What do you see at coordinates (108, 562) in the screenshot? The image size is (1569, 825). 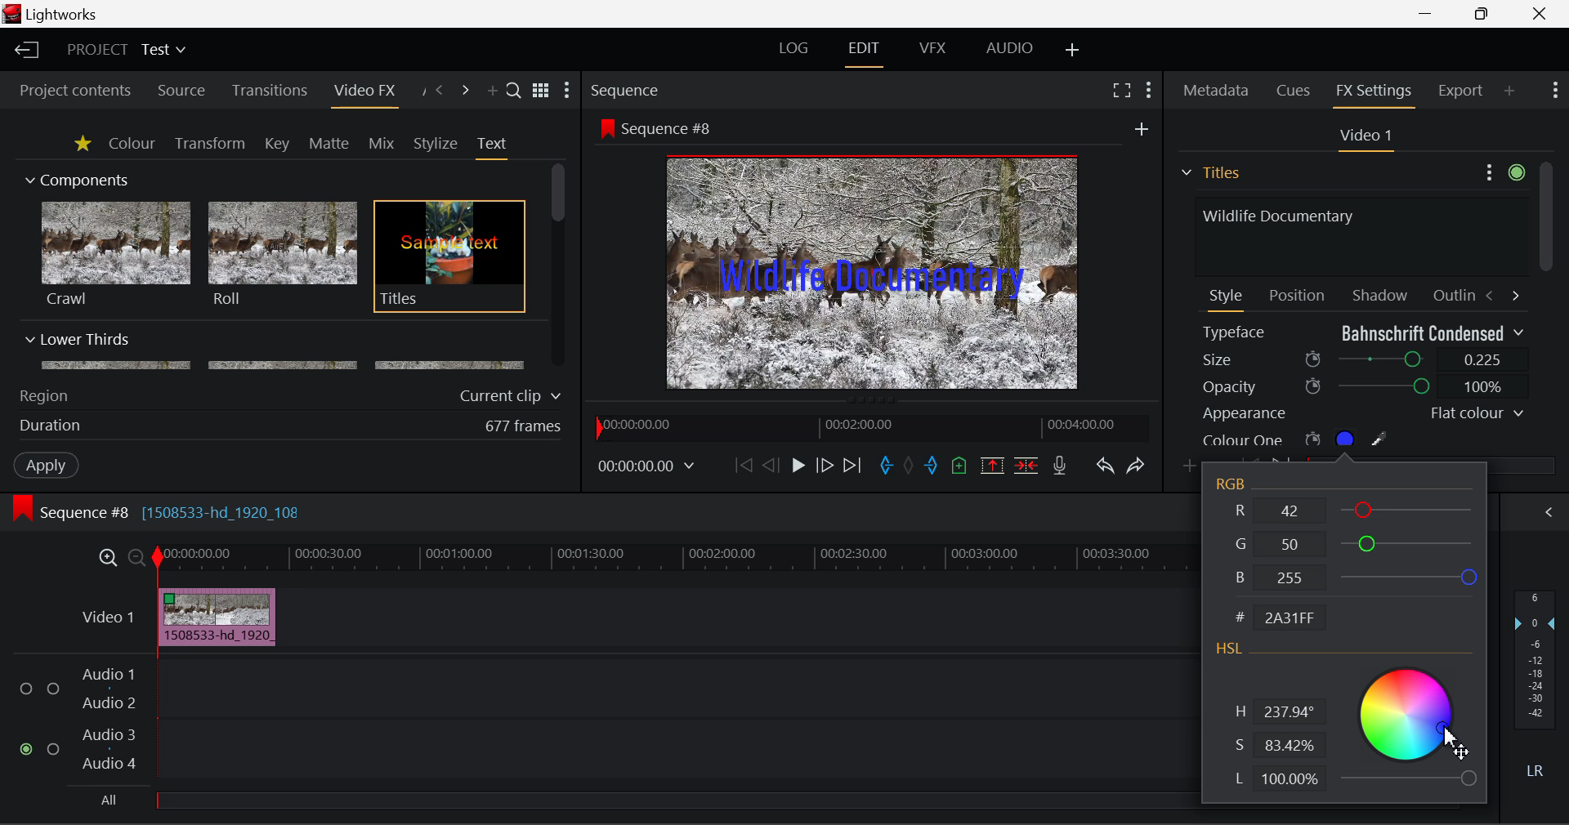 I see `Zoom In Timeline` at bounding box center [108, 562].